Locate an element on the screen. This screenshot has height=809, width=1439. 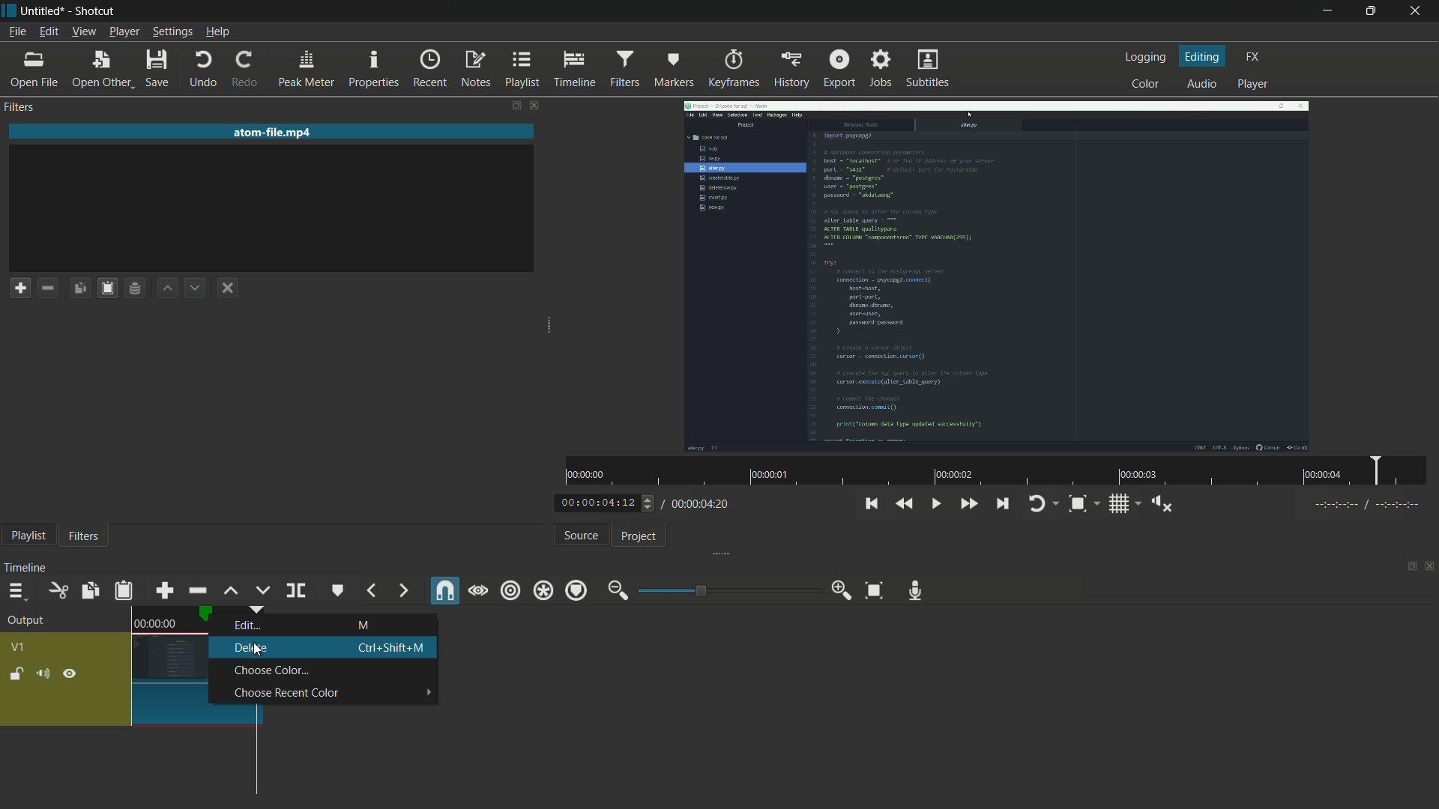
remove filter is located at coordinates (49, 289).